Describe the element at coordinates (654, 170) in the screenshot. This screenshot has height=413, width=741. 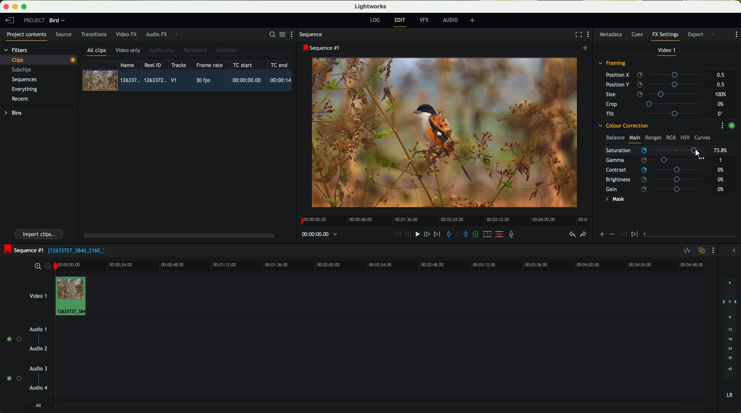
I see `click on contrast` at that location.